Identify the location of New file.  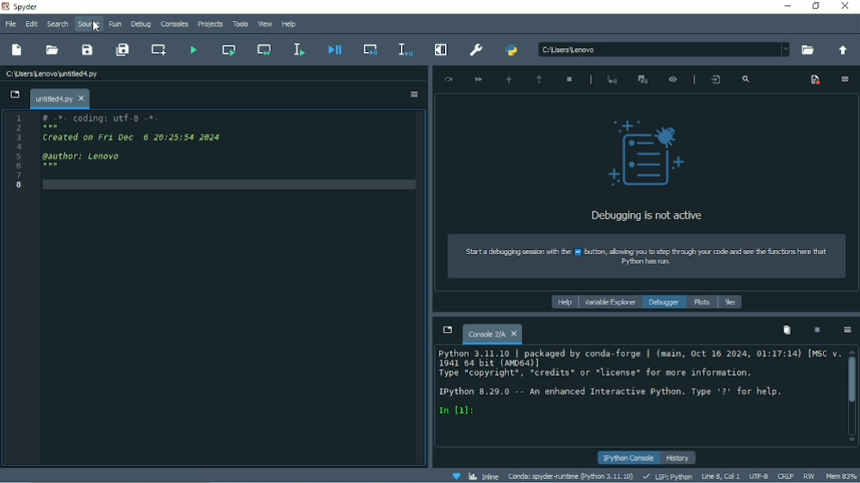
(17, 50).